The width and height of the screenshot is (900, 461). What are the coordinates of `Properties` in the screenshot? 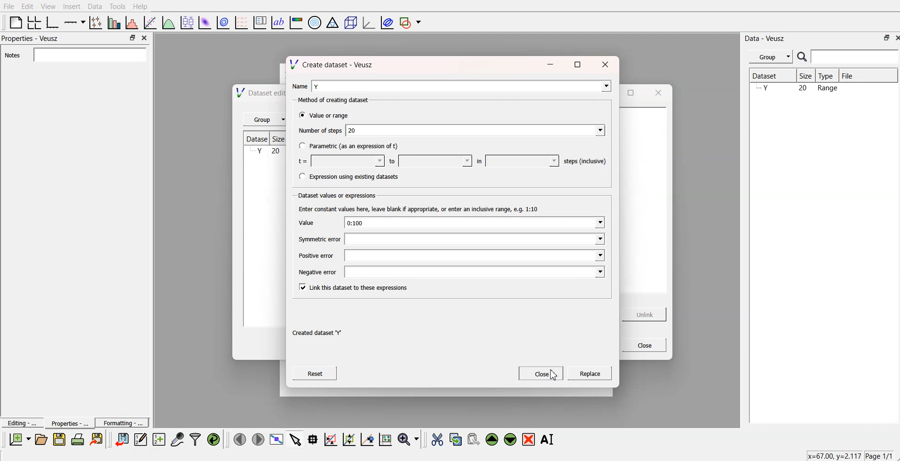 It's located at (66, 423).